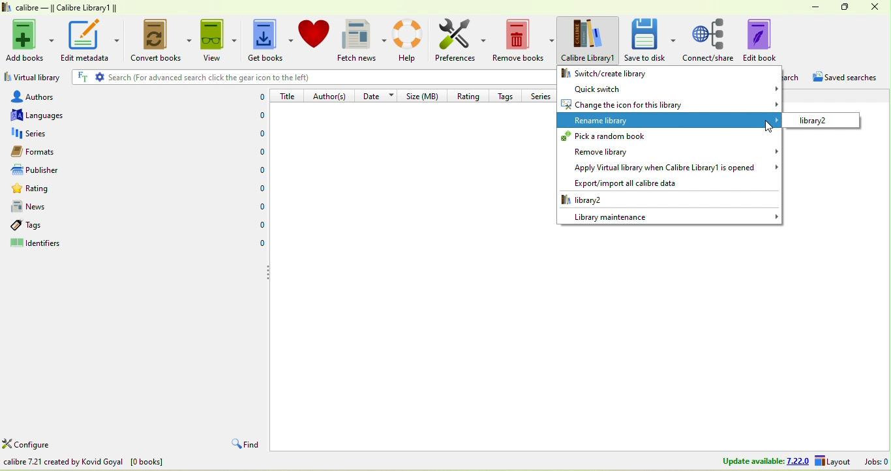 This screenshot has width=891, height=471. What do you see at coordinates (811, 6) in the screenshot?
I see `minimize` at bounding box center [811, 6].